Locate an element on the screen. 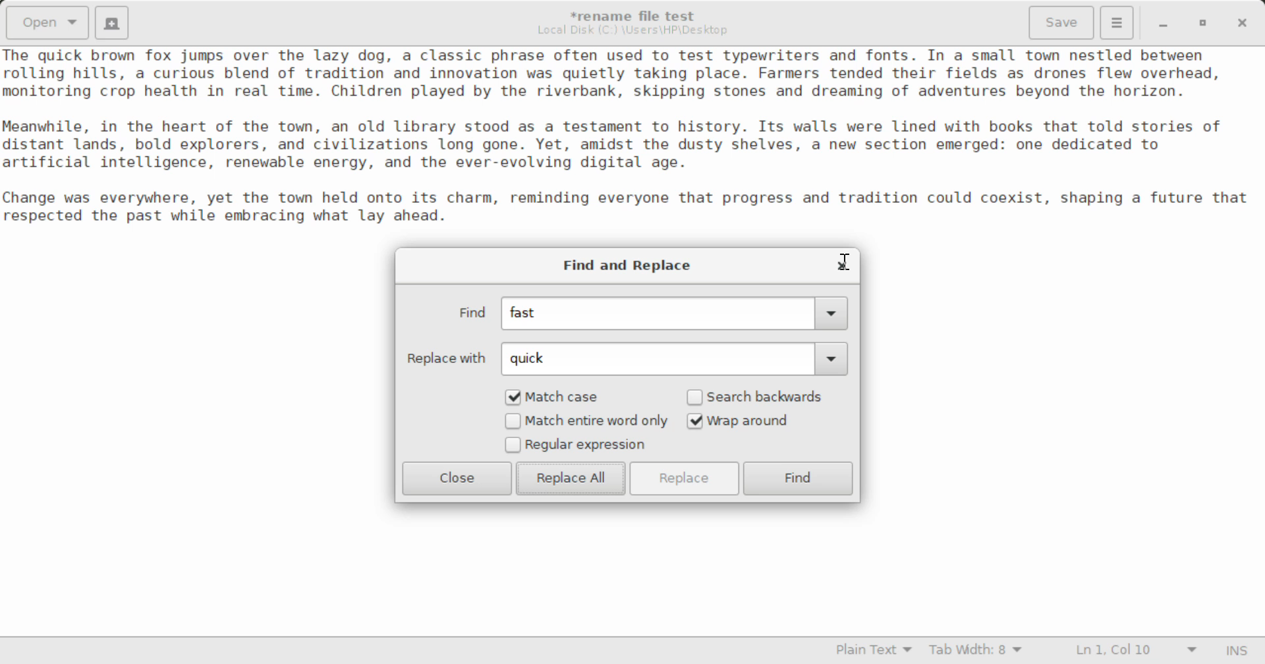 The image size is (1265, 664). Replace is located at coordinates (687, 478).